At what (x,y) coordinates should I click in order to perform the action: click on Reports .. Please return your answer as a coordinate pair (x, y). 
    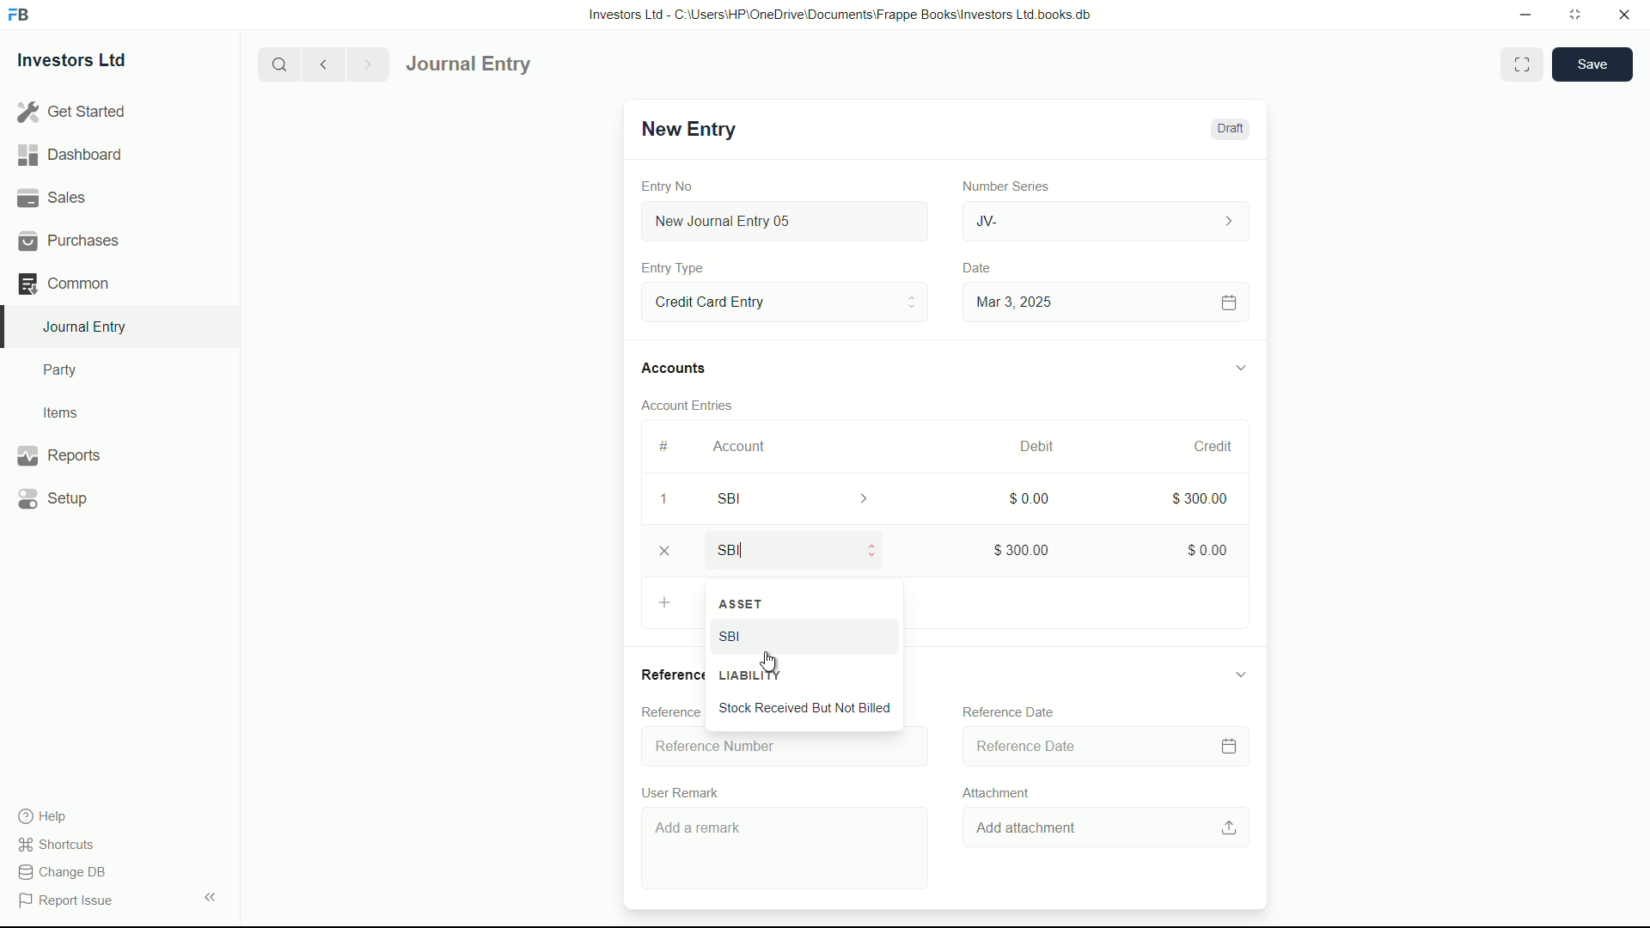
    Looking at the image, I should click on (58, 453).